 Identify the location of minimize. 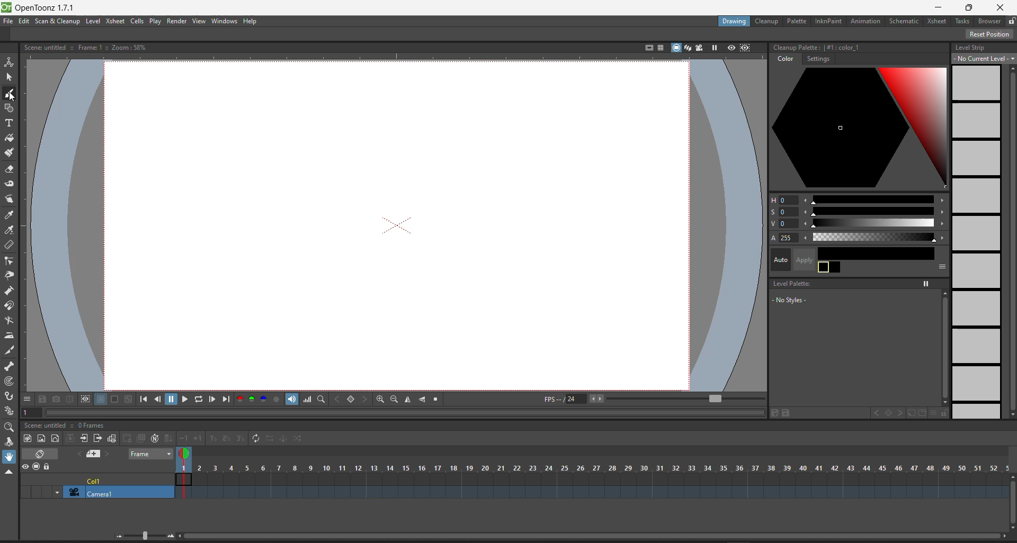
(941, 6).